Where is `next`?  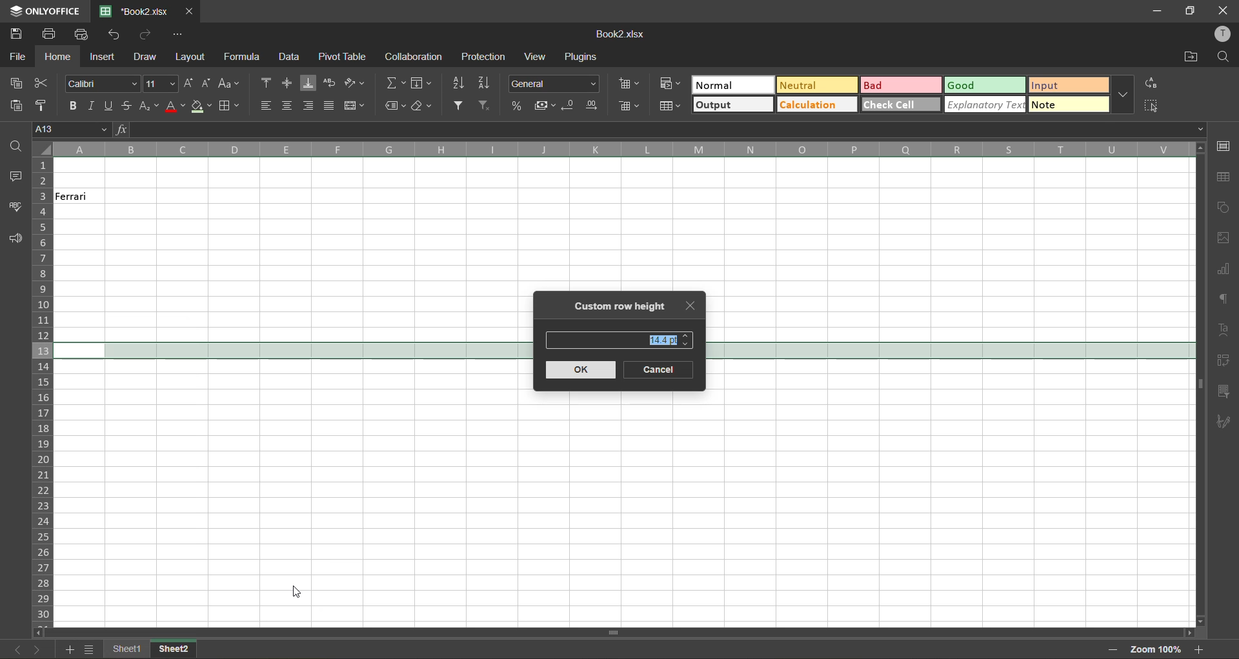
next is located at coordinates (37, 649).